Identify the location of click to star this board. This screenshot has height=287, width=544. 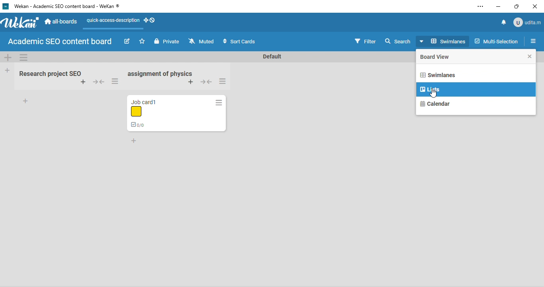
(142, 41).